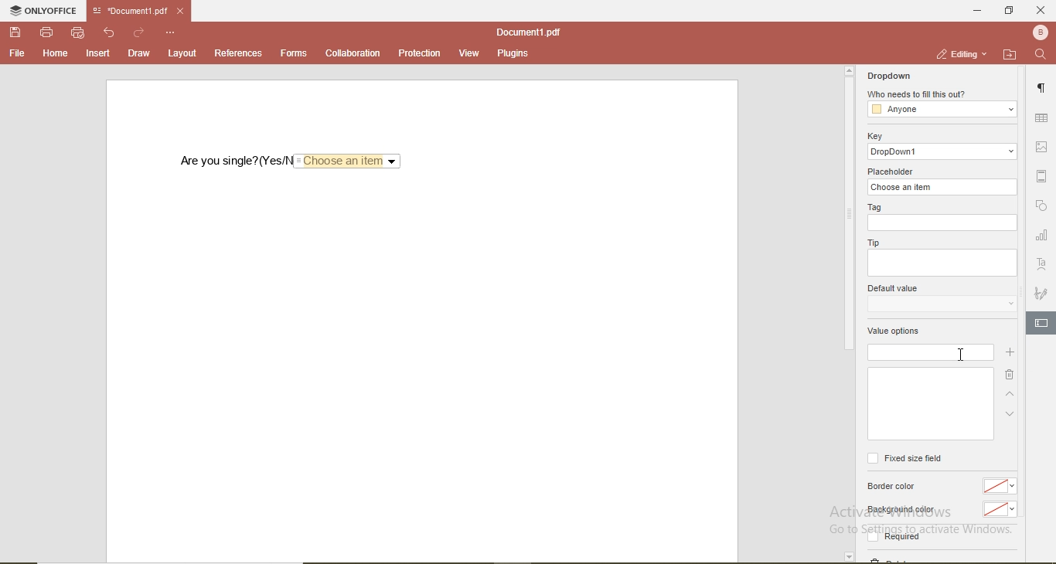 This screenshot has height=564, width=1056. What do you see at coordinates (1044, 84) in the screenshot?
I see `paragraph` at bounding box center [1044, 84].